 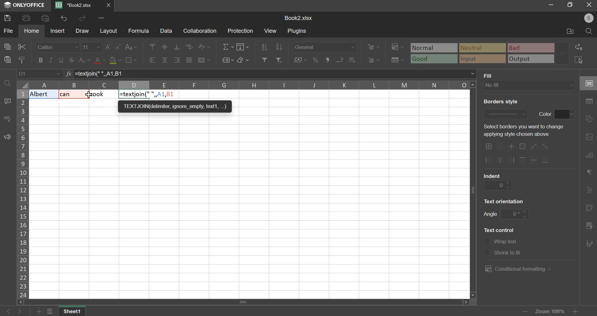 I want to click on indent, so click(x=498, y=185).